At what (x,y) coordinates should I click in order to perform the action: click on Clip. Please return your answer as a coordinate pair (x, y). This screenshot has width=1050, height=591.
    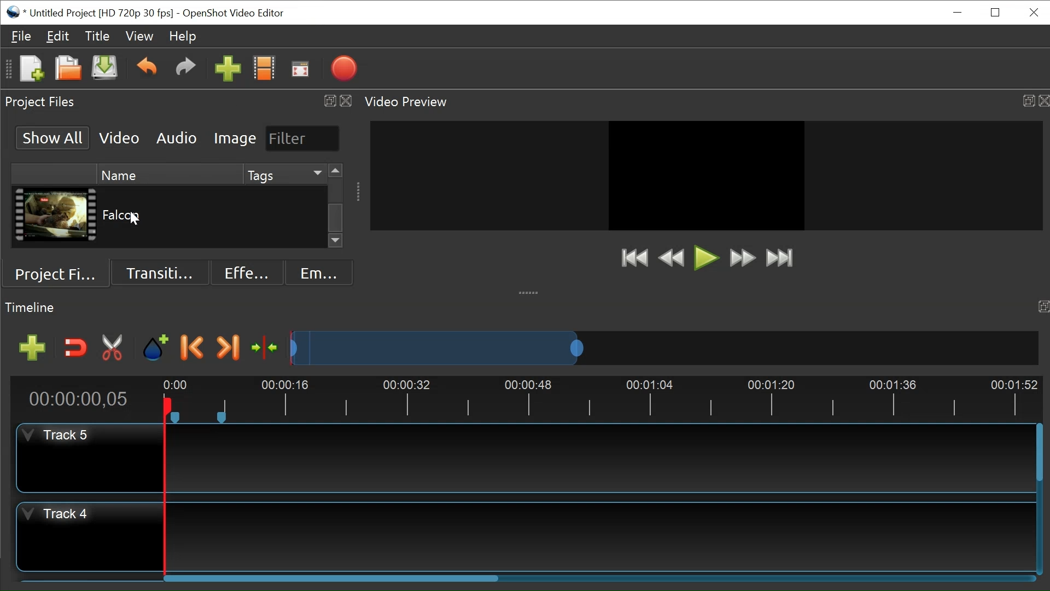
    Looking at the image, I should click on (55, 217).